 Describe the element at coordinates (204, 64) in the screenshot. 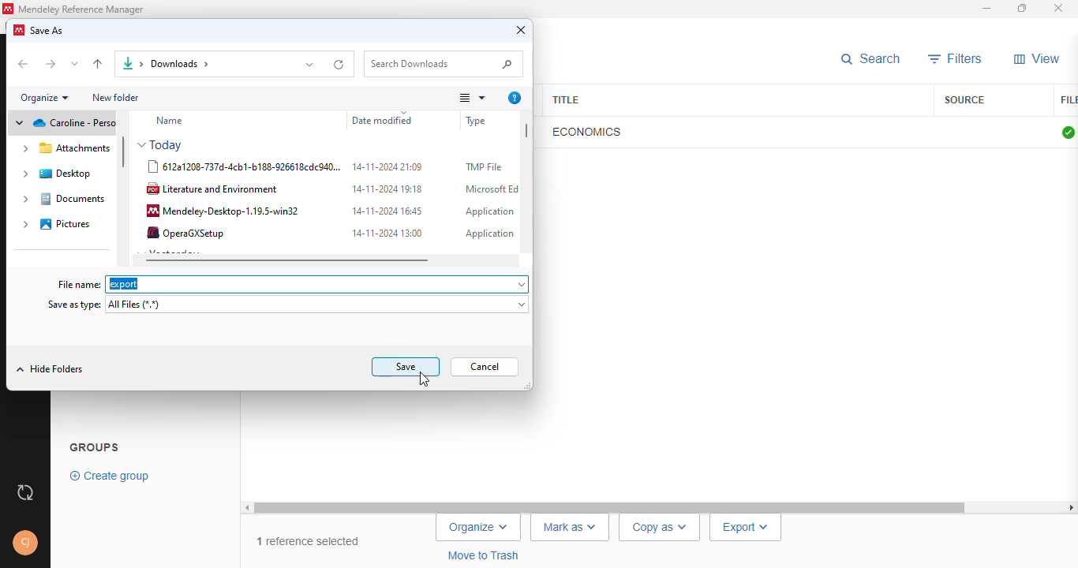

I see `downloads` at that location.